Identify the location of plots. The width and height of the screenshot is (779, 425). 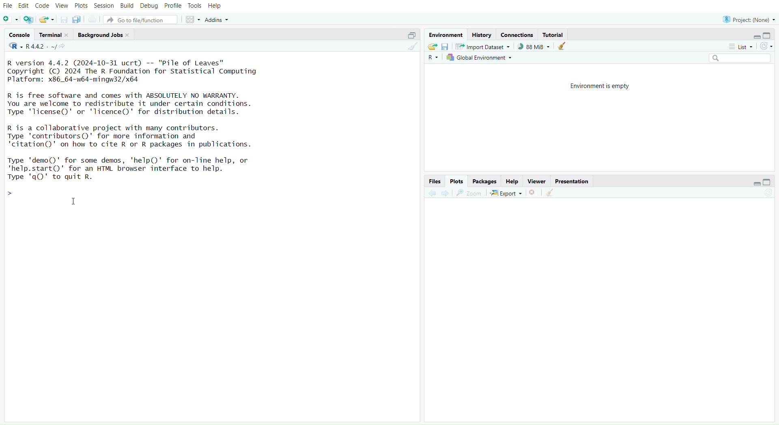
(81, 6).